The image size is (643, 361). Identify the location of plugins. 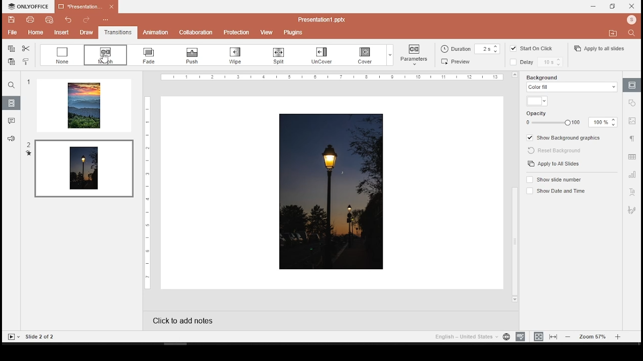
(292, 32).